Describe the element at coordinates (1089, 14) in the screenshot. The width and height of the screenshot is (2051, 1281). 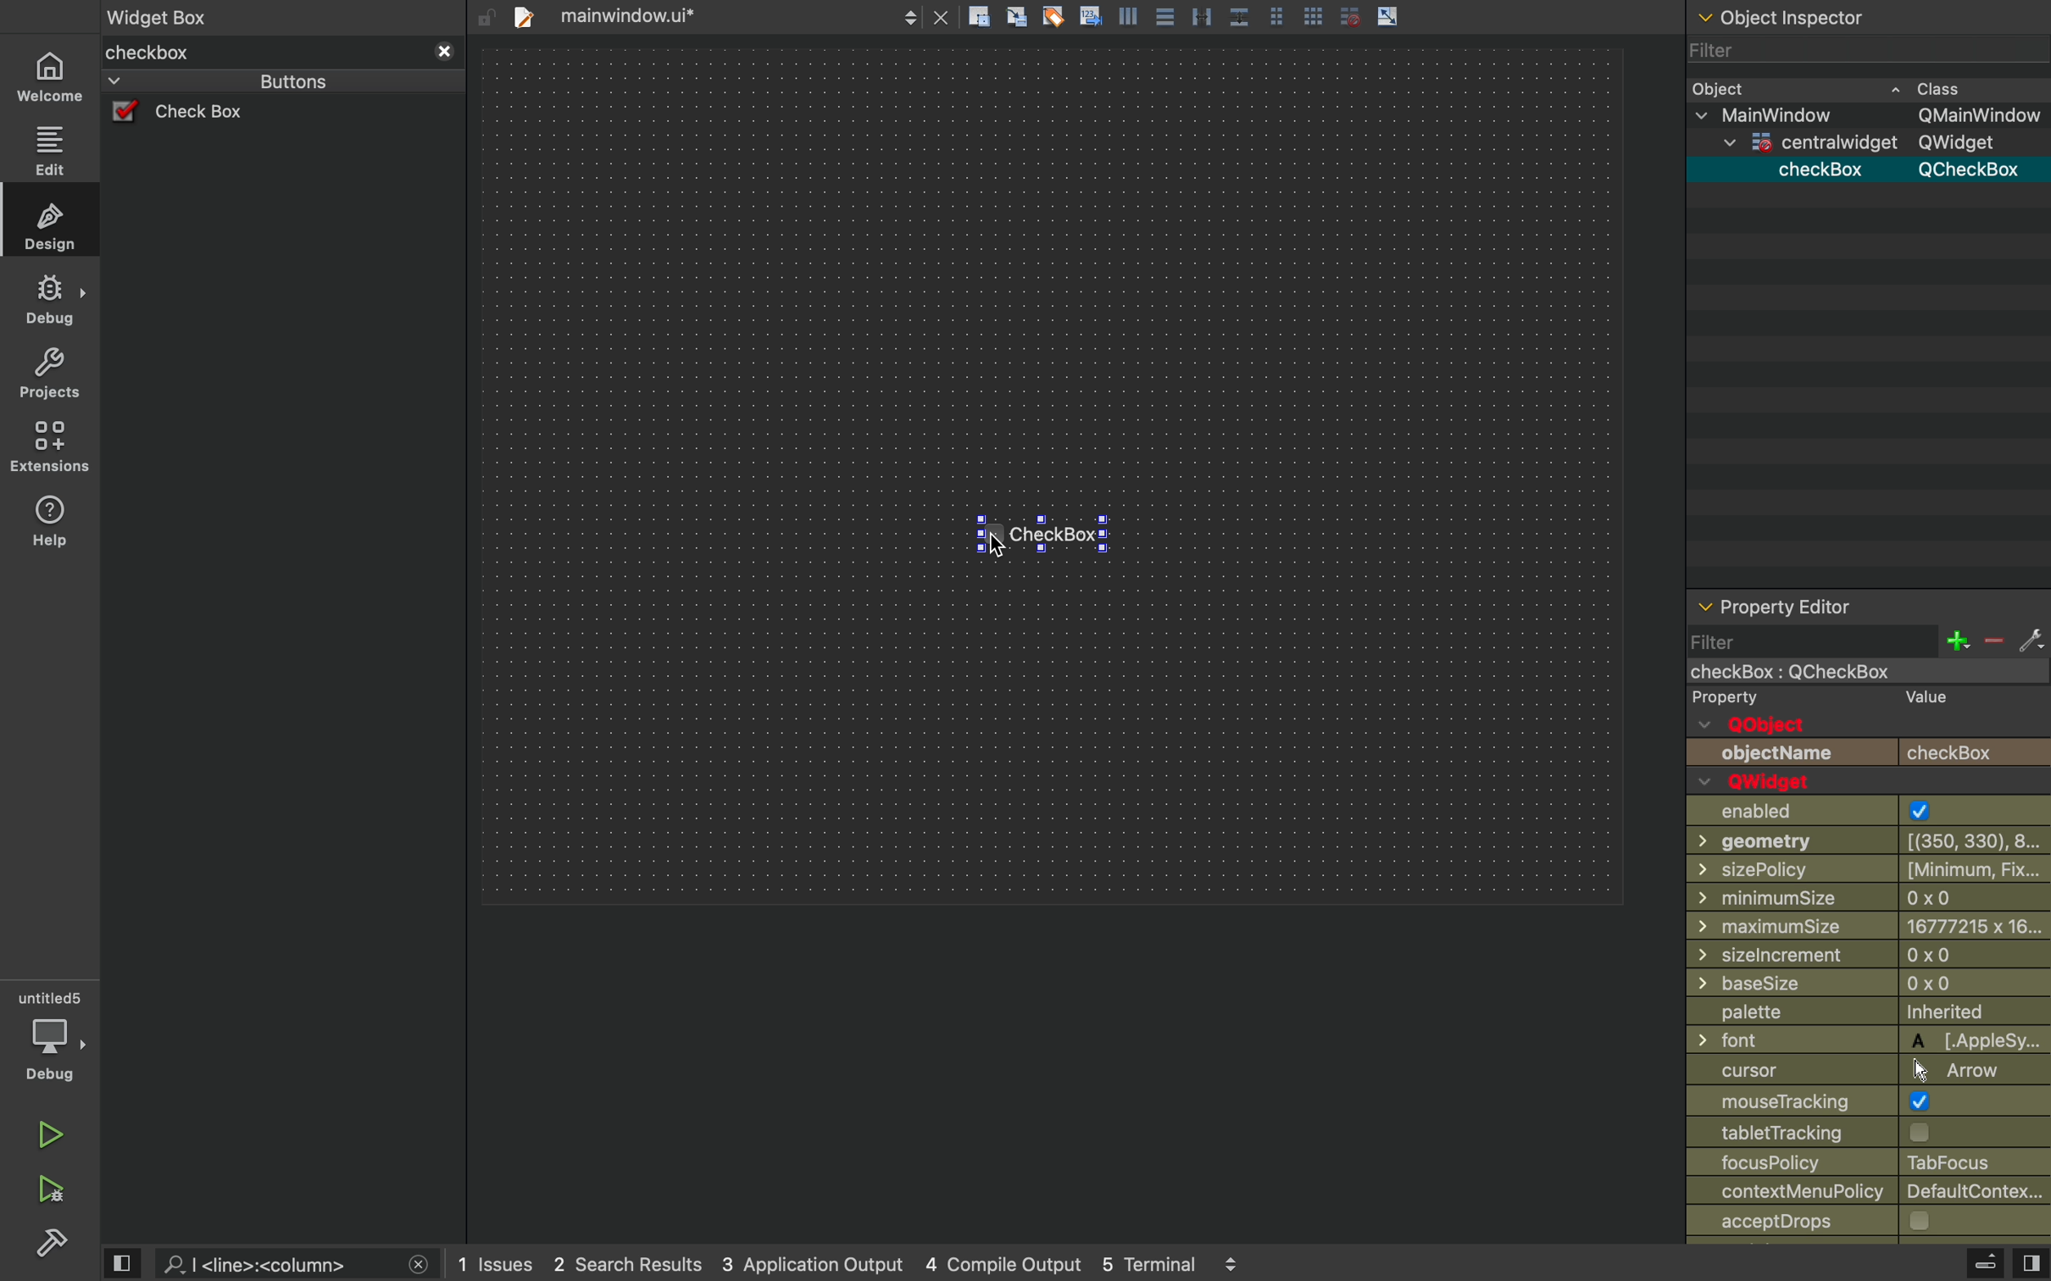
I see `insert text` at that location.